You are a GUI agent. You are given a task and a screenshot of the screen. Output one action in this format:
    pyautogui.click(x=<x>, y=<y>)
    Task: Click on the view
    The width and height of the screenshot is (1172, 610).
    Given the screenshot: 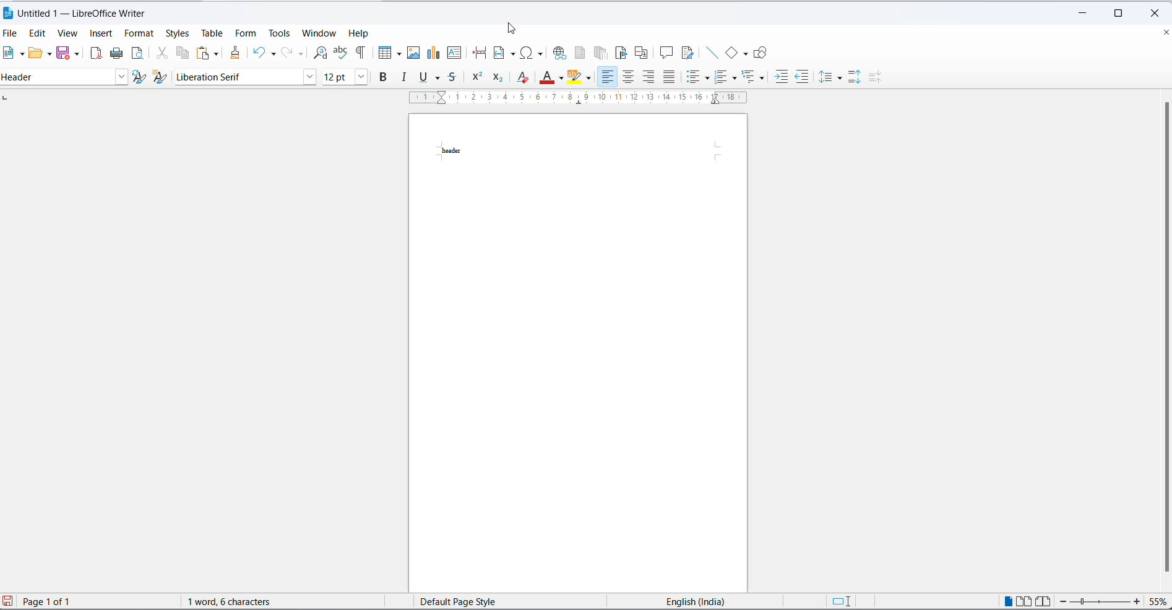 What is the action you would take?
    pyautogui.click(x=69, y=33)
    